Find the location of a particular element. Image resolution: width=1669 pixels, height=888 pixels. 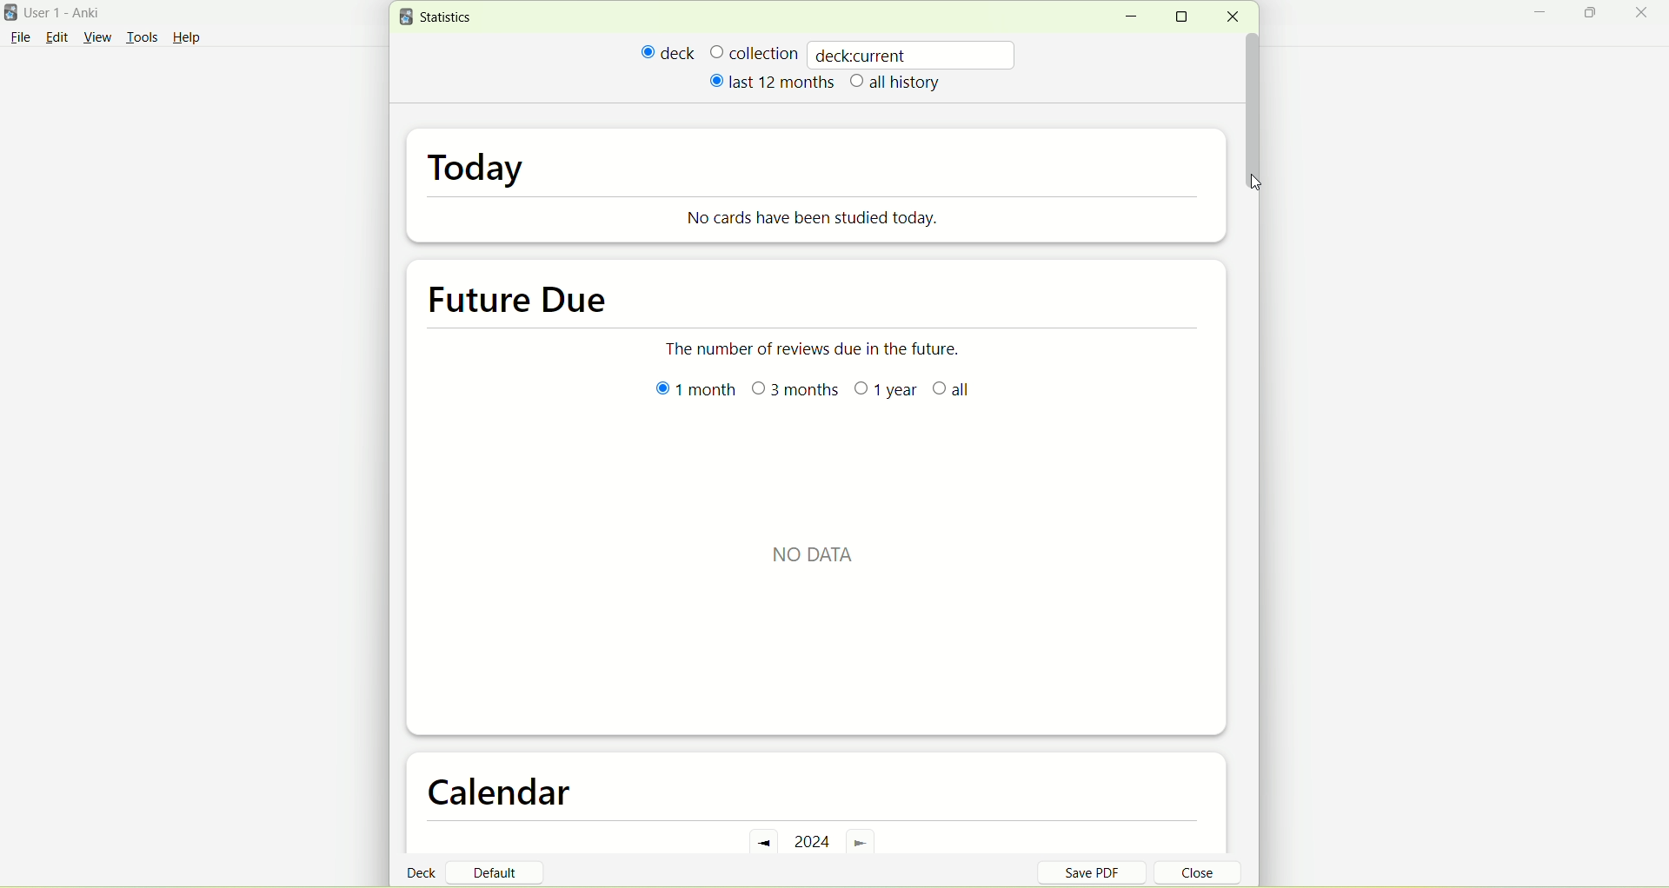

collection is located at coordinates (754, 52).